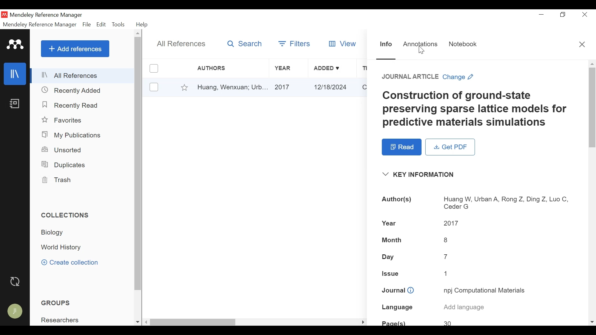 Image resolution: width=596 pixels, height=335 pixels. I want to click on All References, so click(183, 44).